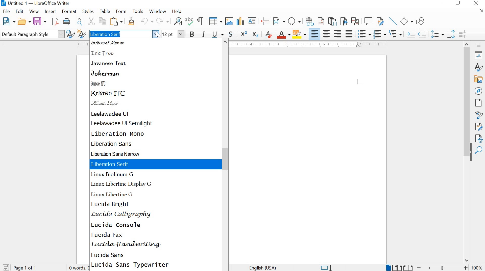 The width and height of the screenshot is (485, 271). What do you see at coordinates (226, 154) in the screenshot?
I see `SCROLLBAR` at bounding box center [226, 154].